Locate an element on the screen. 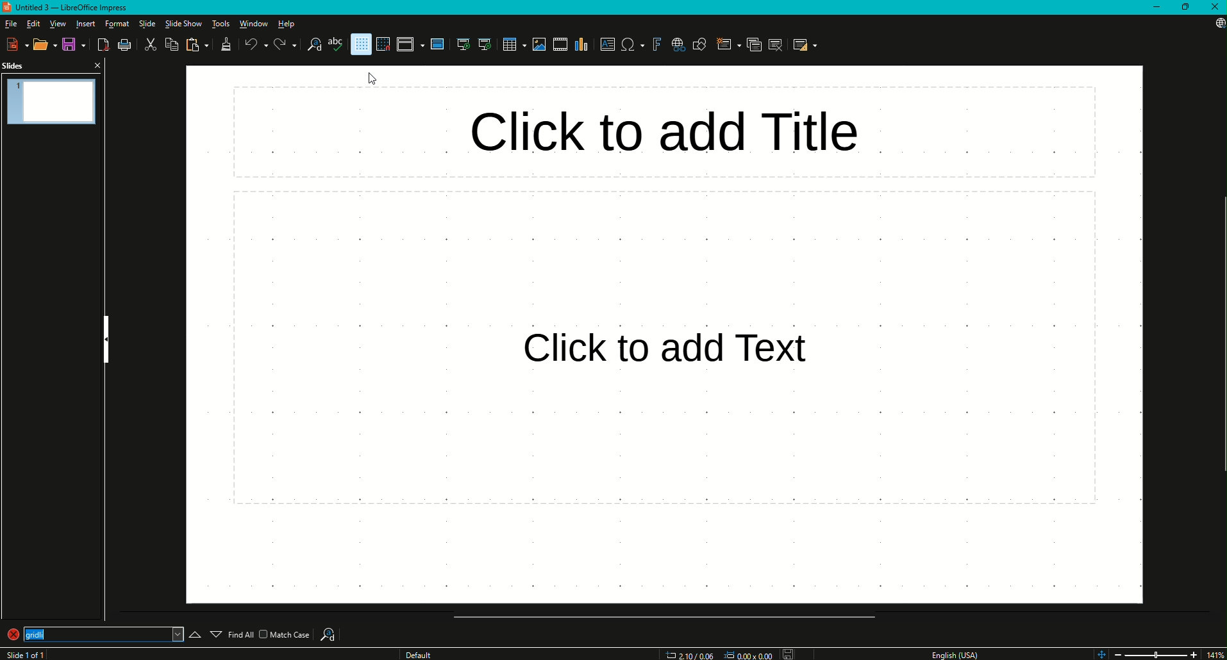 The image size is (1227, 660). Close is located at coordinates (28, 636).